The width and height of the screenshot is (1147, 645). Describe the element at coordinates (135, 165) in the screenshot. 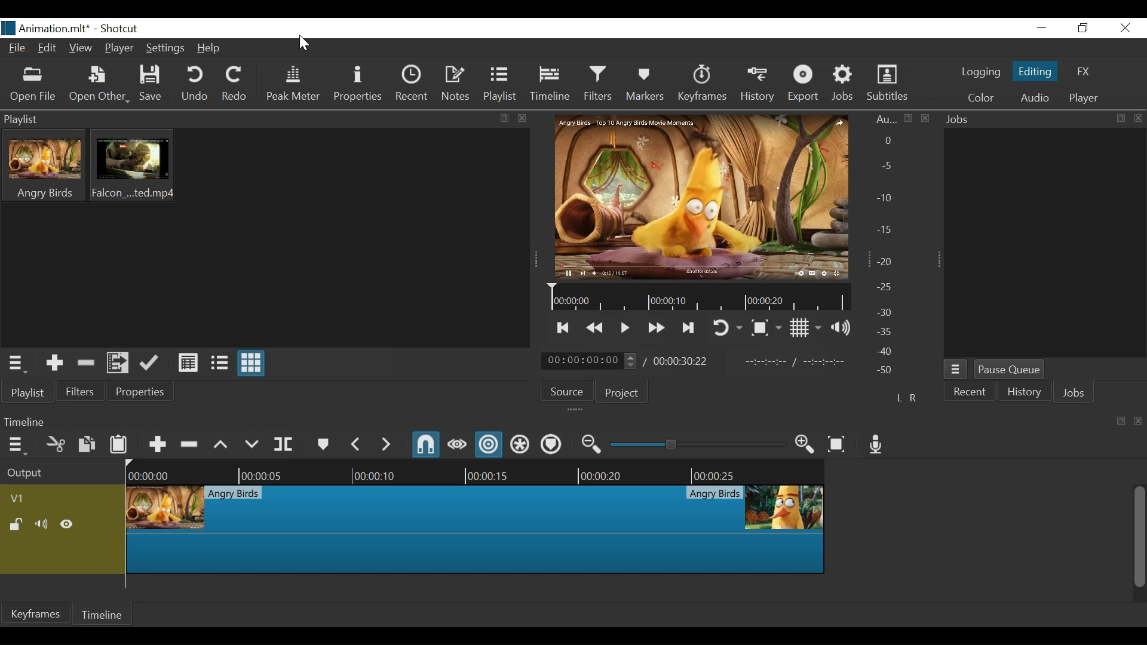

I see `Clip` at that location.